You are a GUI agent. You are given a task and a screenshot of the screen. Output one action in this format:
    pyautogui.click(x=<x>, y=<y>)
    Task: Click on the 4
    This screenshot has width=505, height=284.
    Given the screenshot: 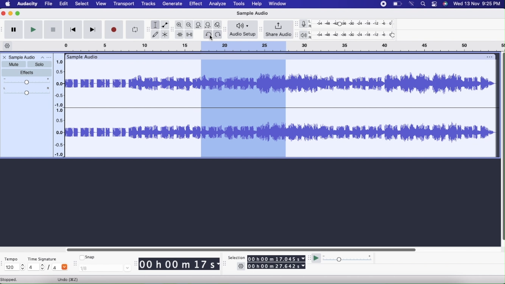 What is the action you would take?
    pyautogui.click(x=36, y=268)
    